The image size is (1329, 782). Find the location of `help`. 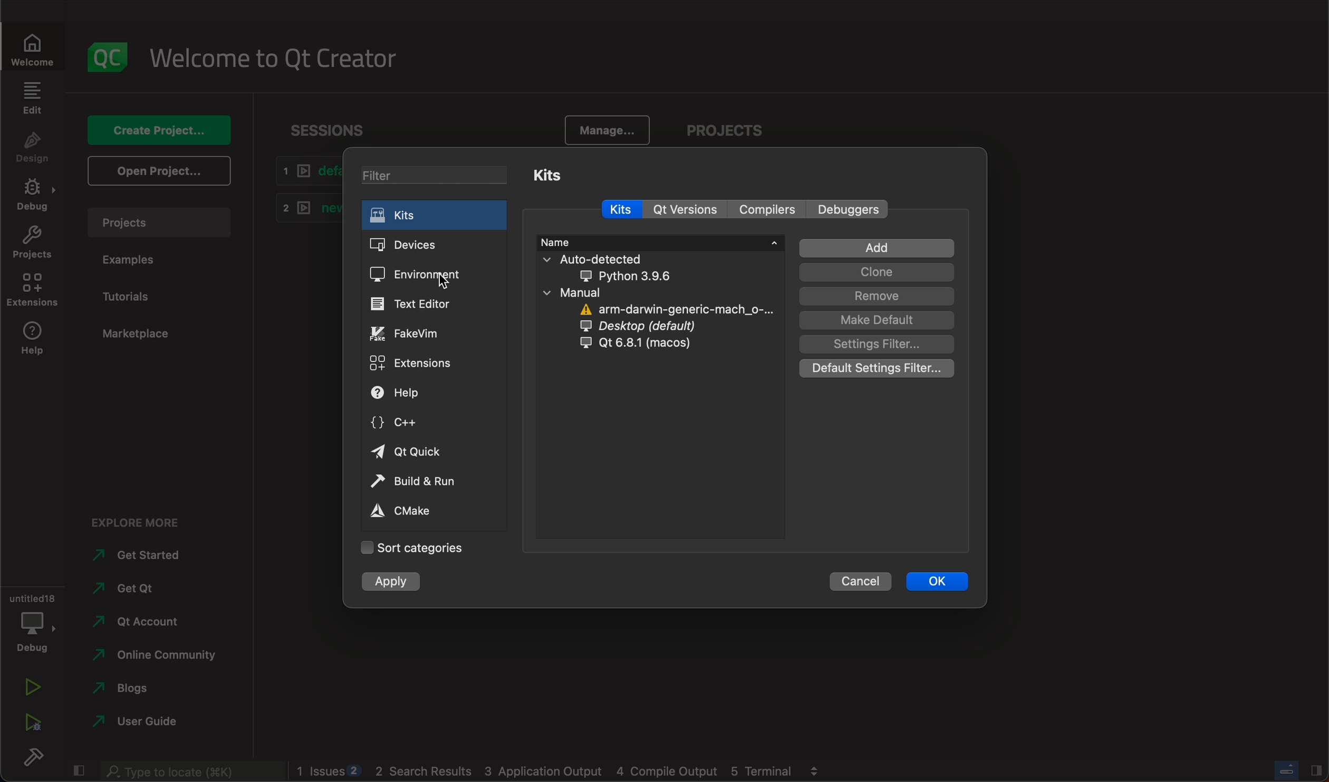

help is located at coordinates (30, 341).